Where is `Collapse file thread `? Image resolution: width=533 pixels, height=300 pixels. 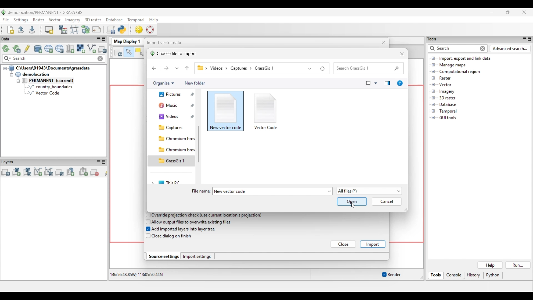
Collapse file thread  is located at coordinates (5, 69).